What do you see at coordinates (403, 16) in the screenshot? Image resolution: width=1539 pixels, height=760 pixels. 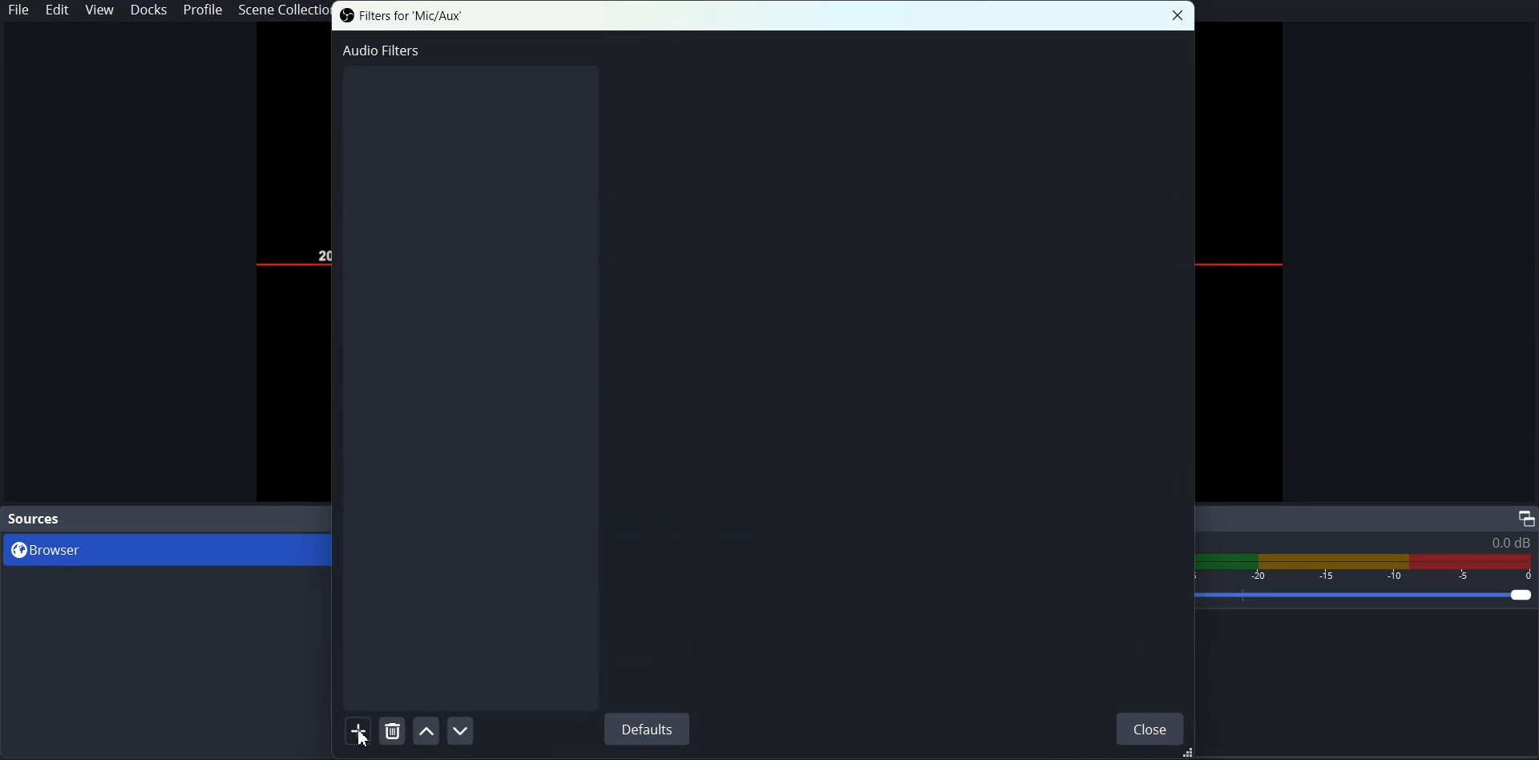 I see `Filter for 'Mic/Aux'` at bounding box center [403, 16].